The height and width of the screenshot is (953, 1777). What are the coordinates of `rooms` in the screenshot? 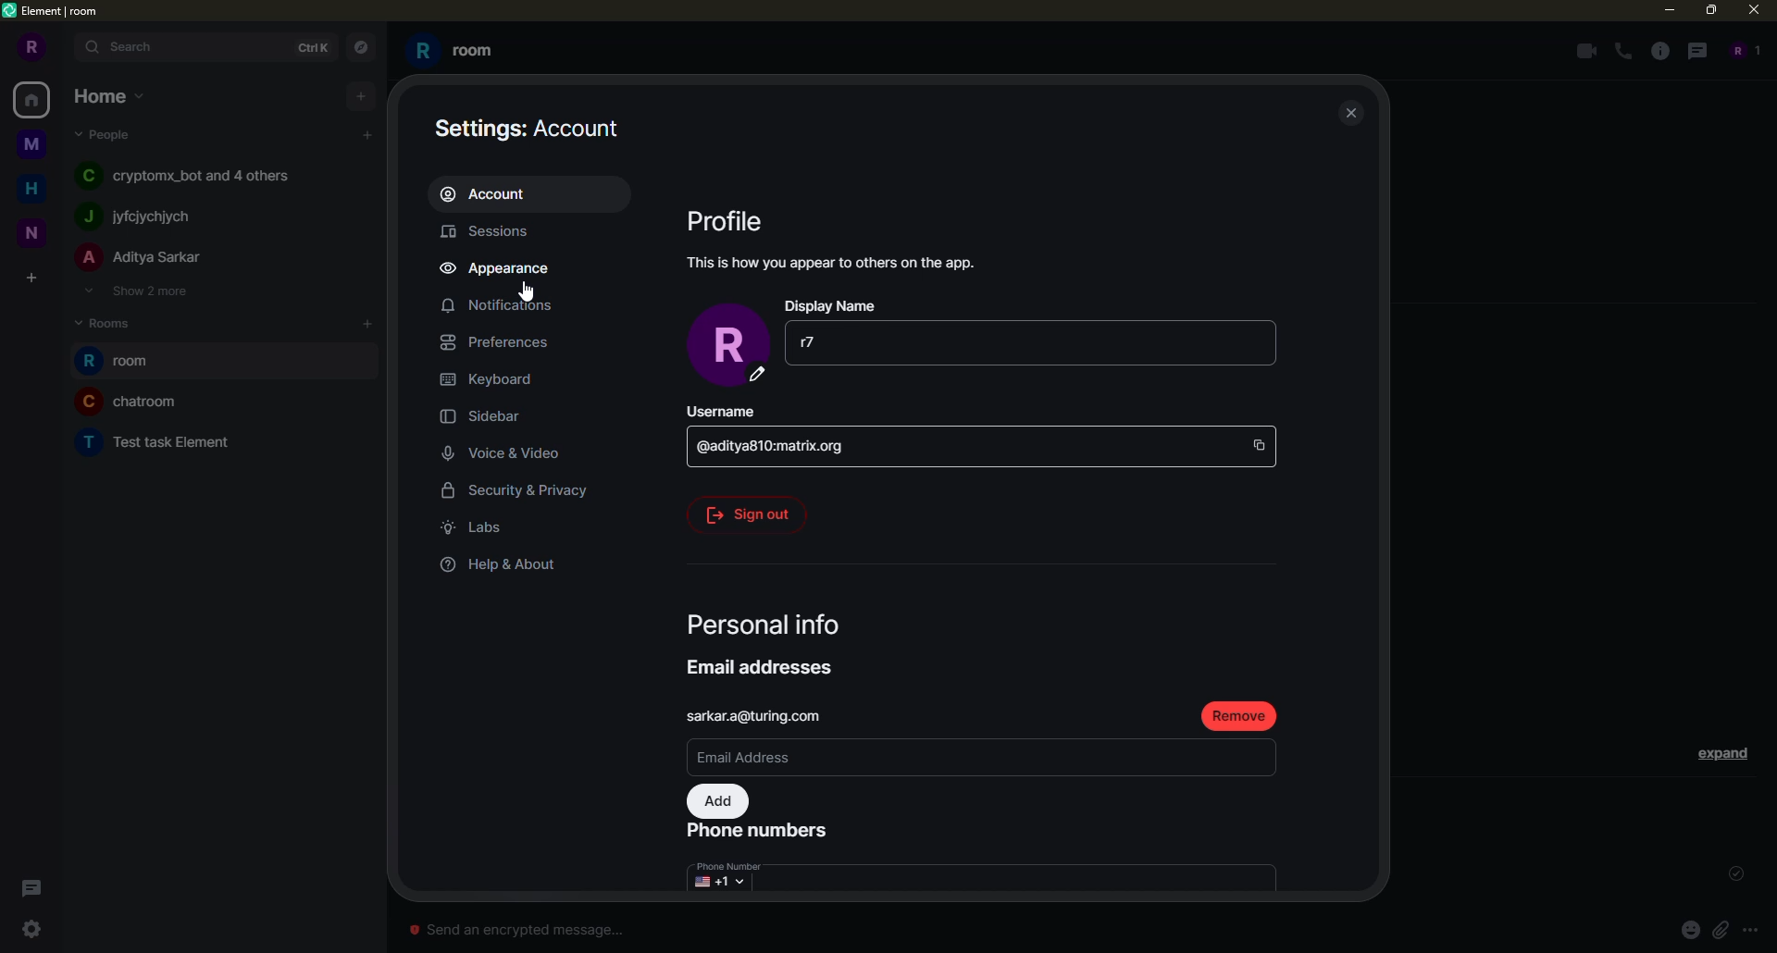 It's located at (111, 321).